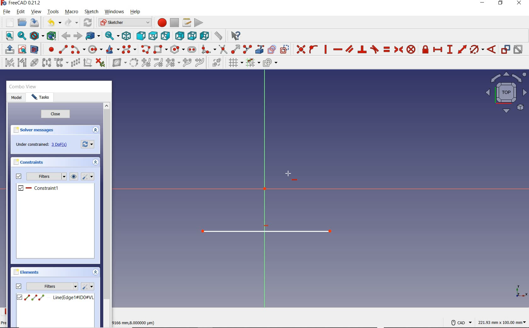  What do you see at coordinates (95, 162) in the screenshot?
I see `COLLAPSE` at bounding box center [95, 162].